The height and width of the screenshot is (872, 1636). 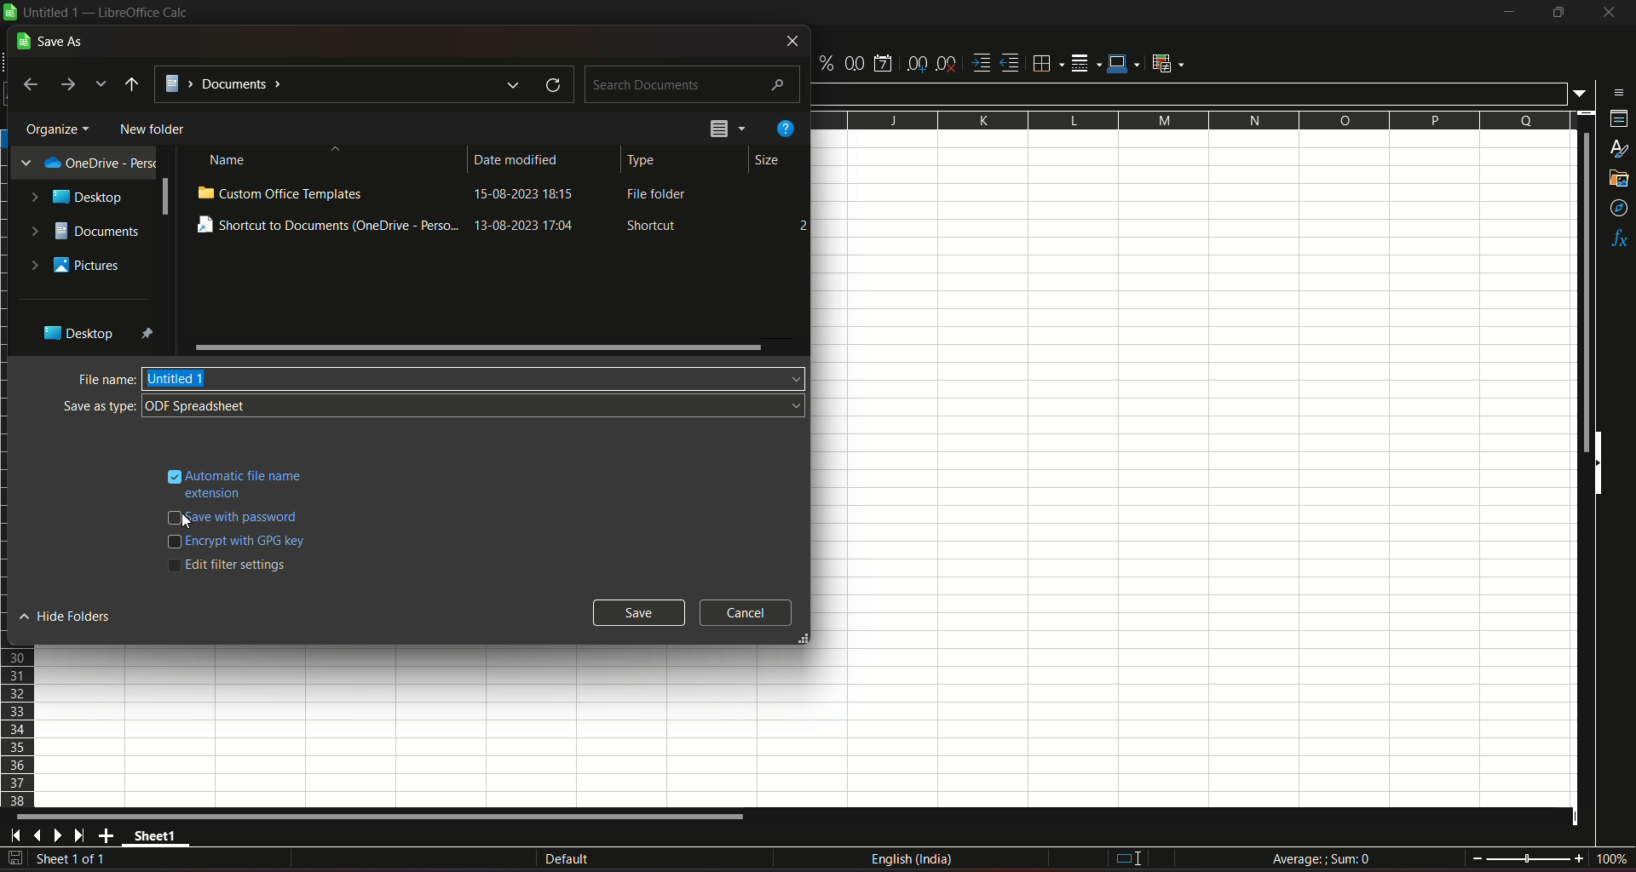 What do you see at coordinates (948, 63) in the screenshot?
I see `delete decimal point` at bounding box center [948, 63].